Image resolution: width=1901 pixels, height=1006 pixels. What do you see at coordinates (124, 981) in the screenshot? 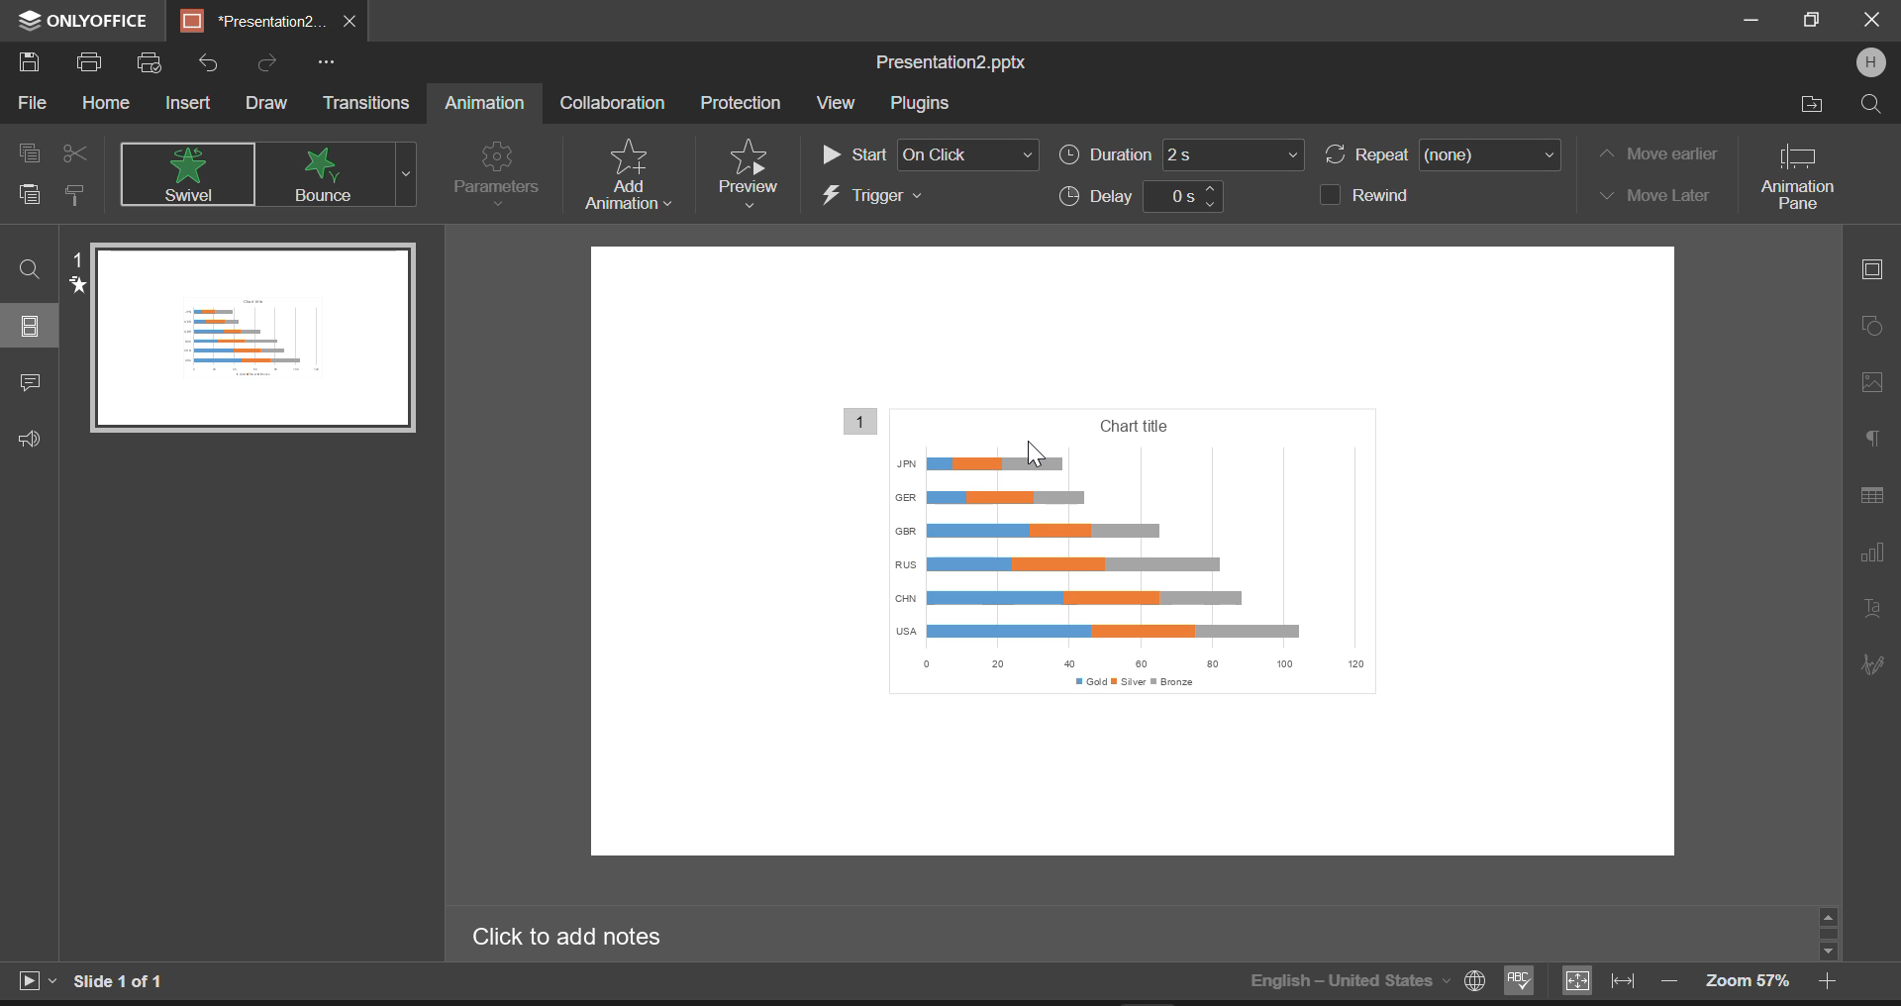
I see `Slide 1 of 1` at bounding box center [124, 981].